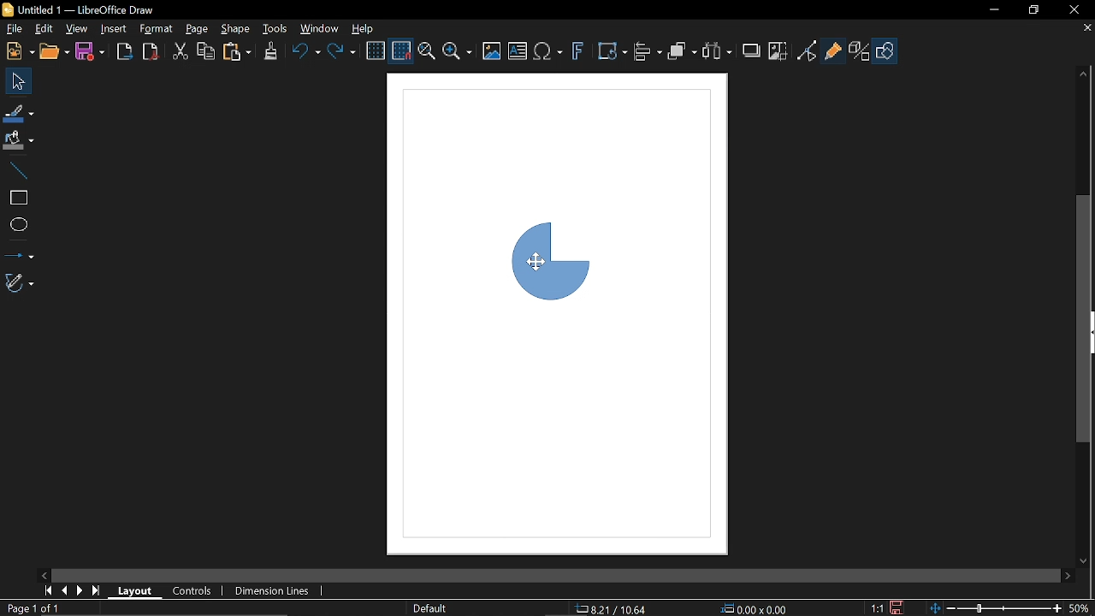 Image resolution: width=1095 pixels, height=616 pixels. Describe the element at coordinates (752, 54) in the screenshot. I see `Shadow` at that location.